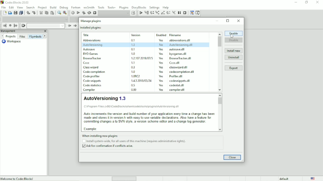 This screenshot has height=181, width=323. I want to click on Build, so click(53, 7).